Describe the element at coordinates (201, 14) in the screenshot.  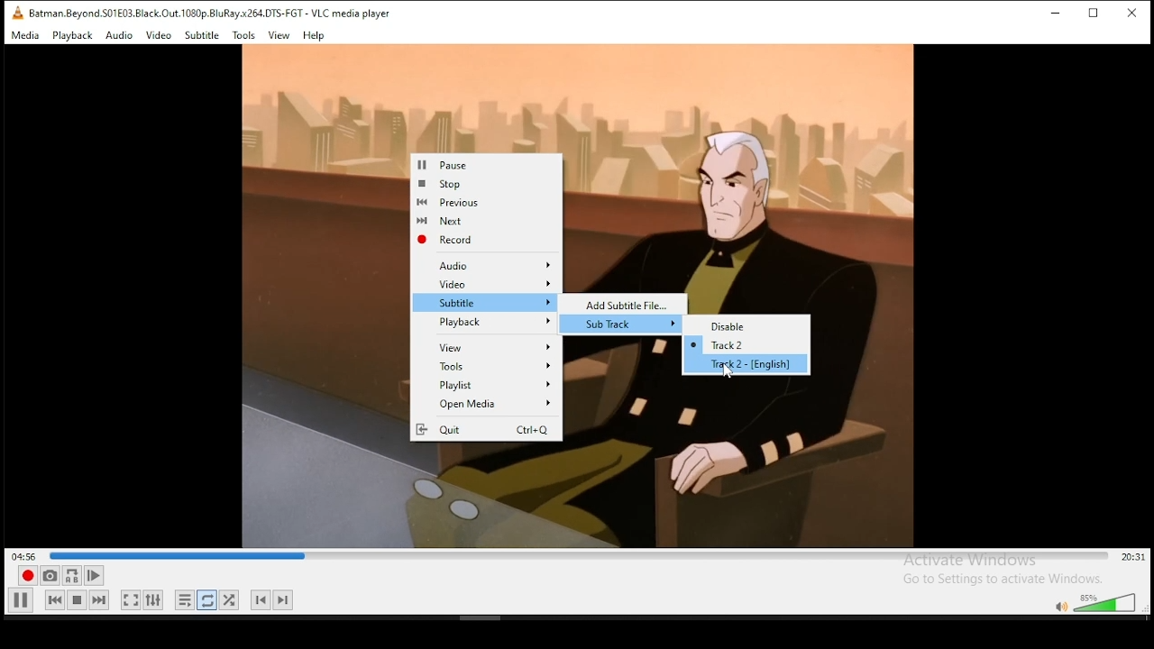
I see `Batman.Beyond.S01E03.Black.Out.1080p.BluRay.x264.0TS-FGT - VLC media player` at that location.